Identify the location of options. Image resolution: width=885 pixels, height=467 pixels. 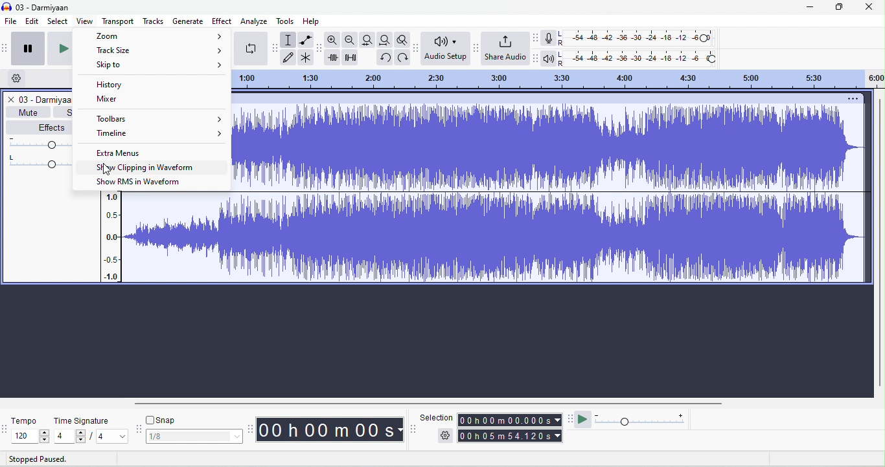
(851, 100).